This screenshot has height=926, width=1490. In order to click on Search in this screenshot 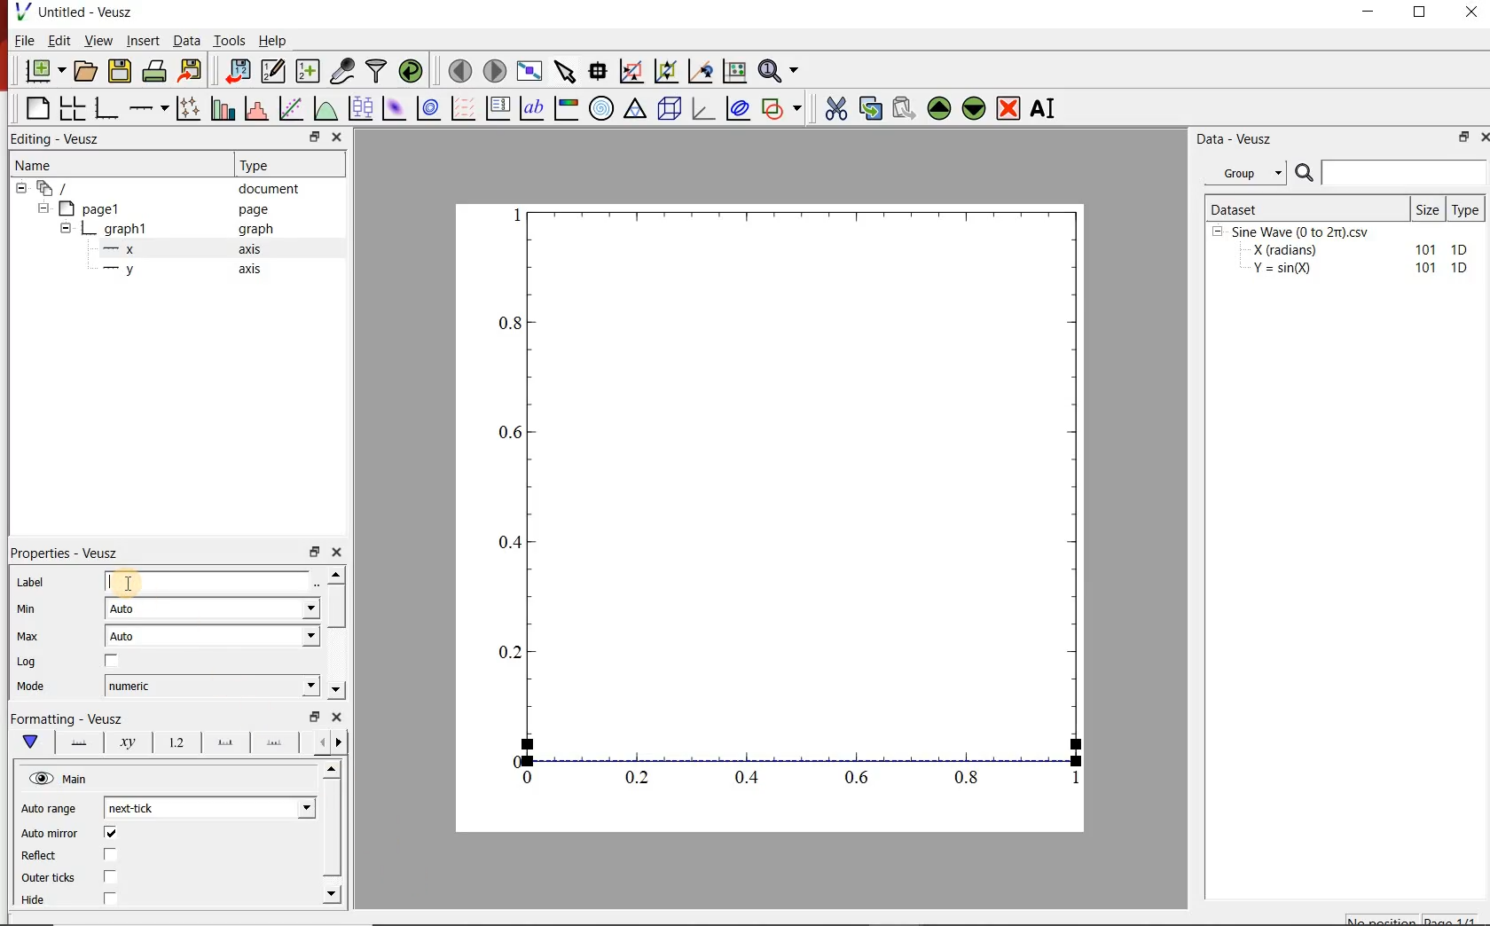, I will do `click(1392, 173)`.